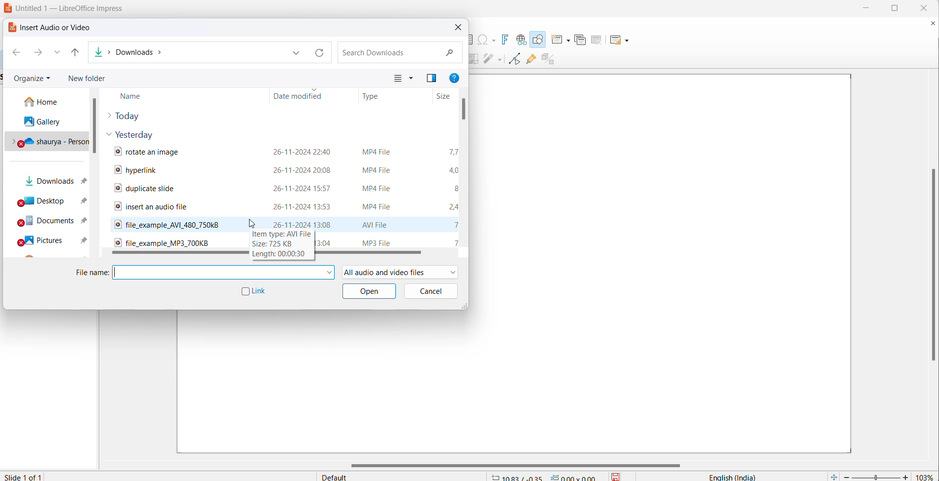 This screenshot has height=481, width=939. Describe the element at coordinates (329, 274) in the screenshot. I see `file name dropdown button` at that location.